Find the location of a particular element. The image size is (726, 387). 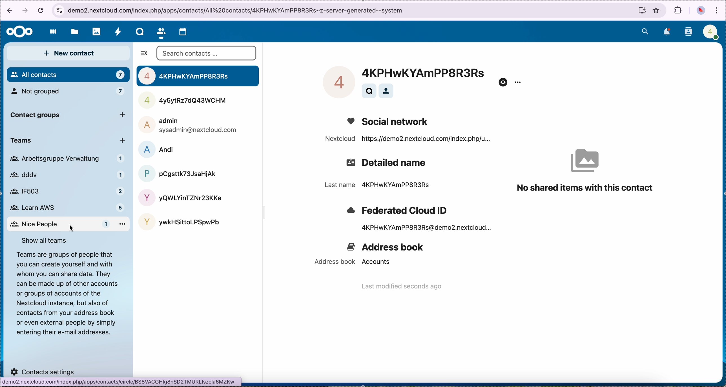

URL is located at coordinates (121, 382).